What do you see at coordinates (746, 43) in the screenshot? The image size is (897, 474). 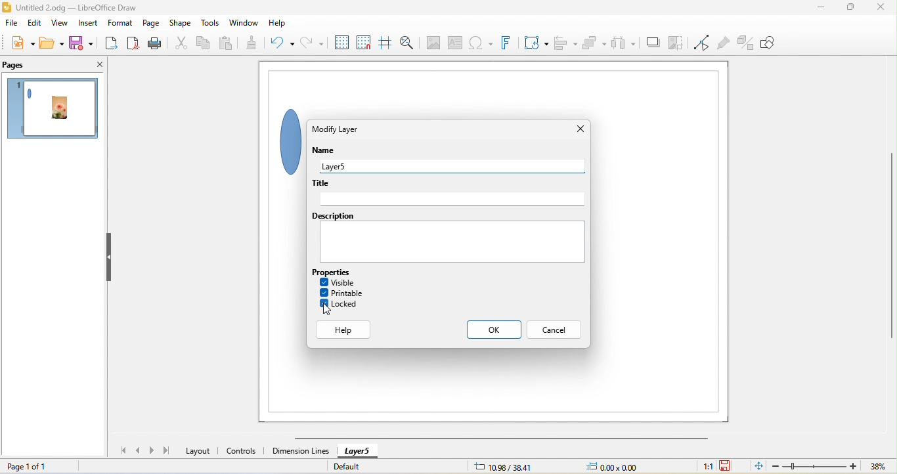 I see `toggle extruision` at bounding box center [746, 43].